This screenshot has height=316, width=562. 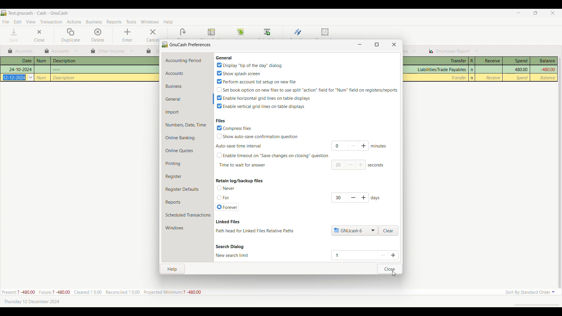 What do you see at coordinates (188, 138) in the screenshot?
I see `Online banking` at bounding box center [188, 138].